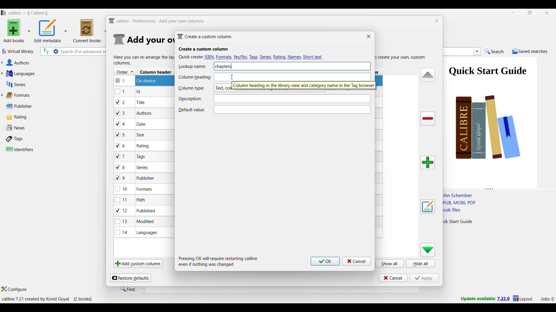  Describe the element at coordinates (90, 31) in the screenshot. I see `Convert books options` at that location.